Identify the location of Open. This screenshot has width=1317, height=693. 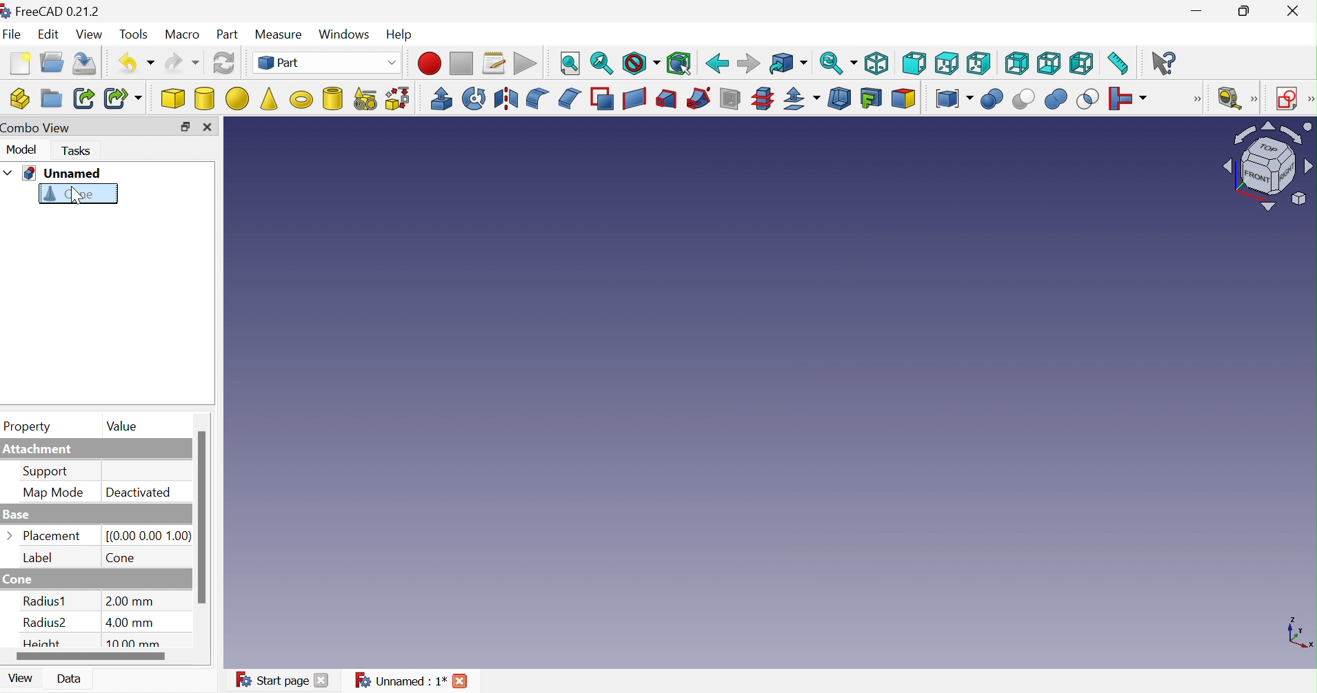
(52, 63).